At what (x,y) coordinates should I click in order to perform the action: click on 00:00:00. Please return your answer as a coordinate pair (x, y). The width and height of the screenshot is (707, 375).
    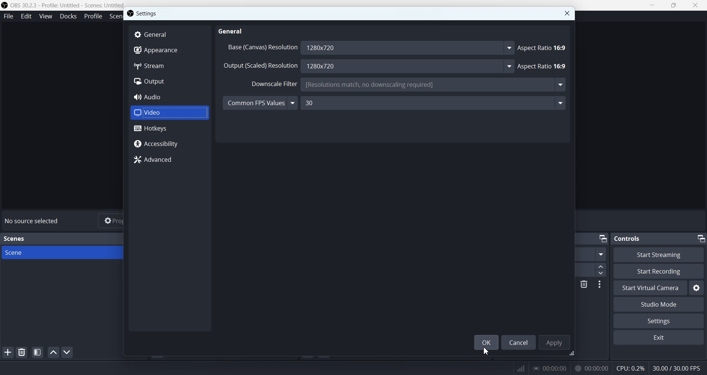
    Looking at the image, I should click on (550, 368).